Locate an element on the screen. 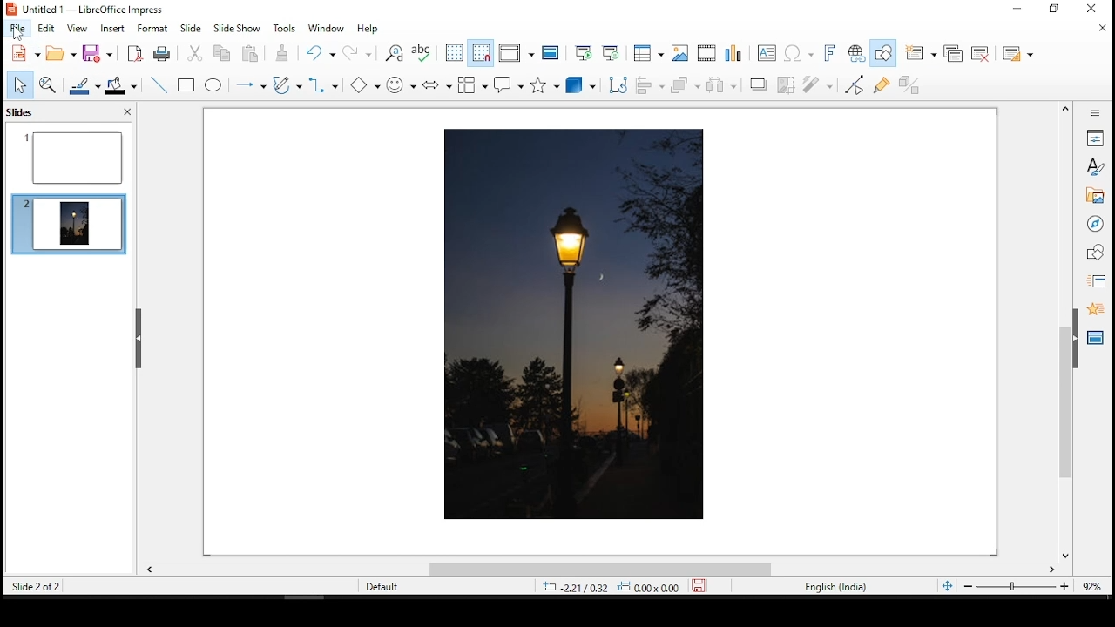 This screenshot has height=627, width=1115. slide transition is located at coordinates (1098, 282).